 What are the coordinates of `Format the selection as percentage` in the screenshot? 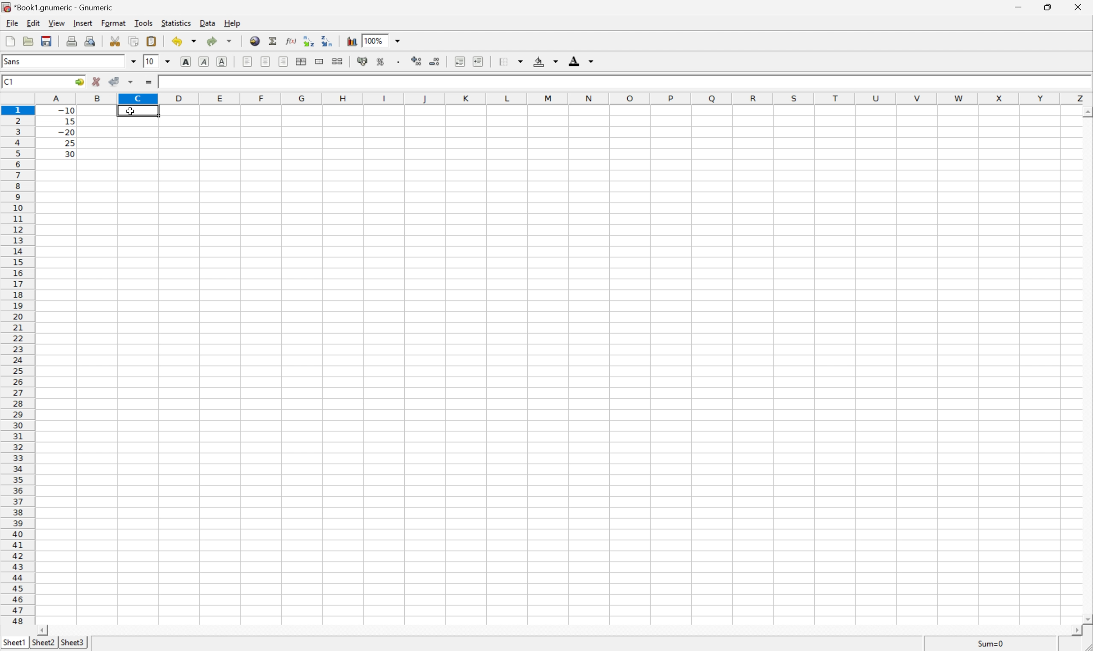 It's located at (381, 63).